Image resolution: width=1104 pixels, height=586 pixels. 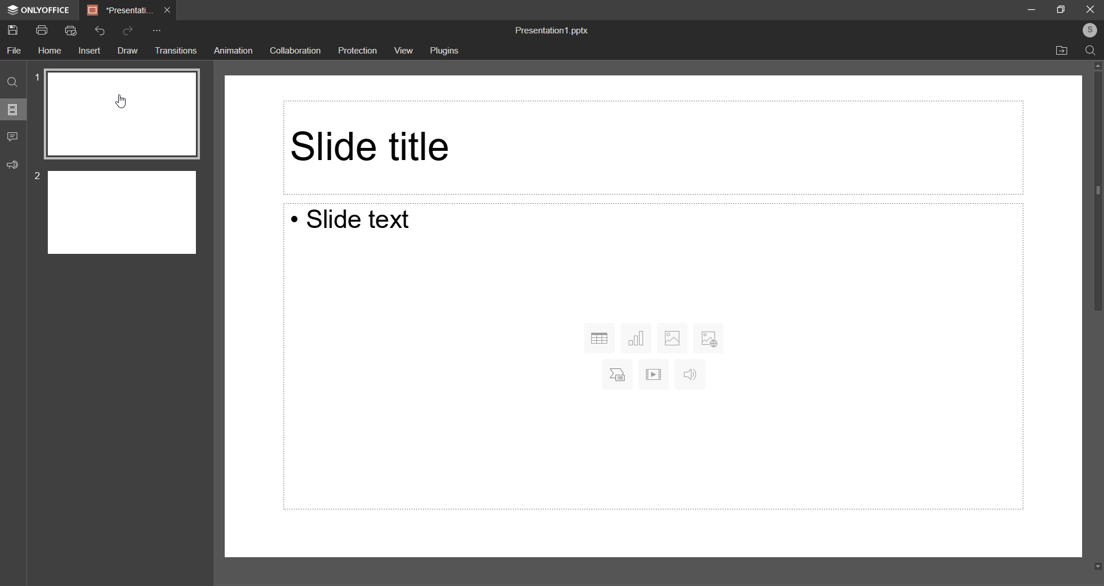 I want to click on login, so click(x=1086, y=30).